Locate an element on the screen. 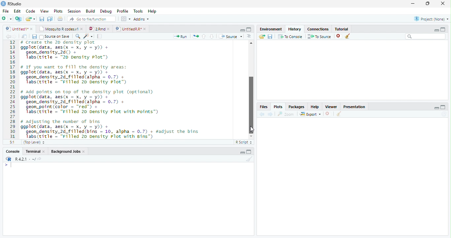 The width and height of the screenshot is (451, 238). Session is located at coordinates (74, 11).